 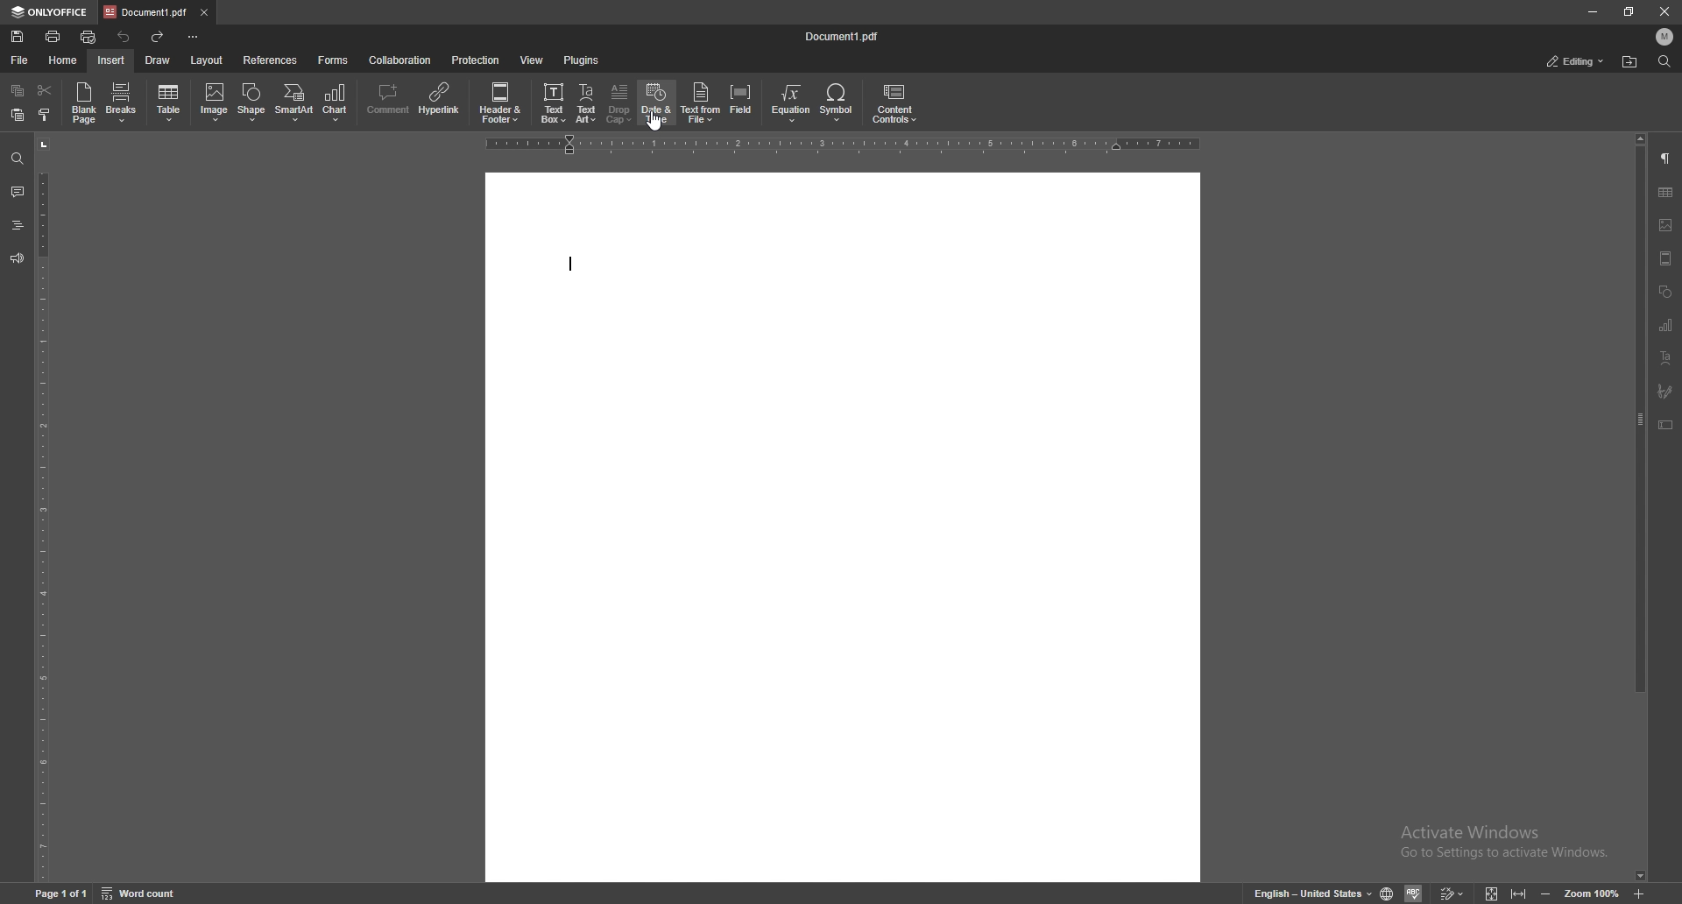 What do you see at coordinates (18, 60) in the screenshot?
I see `file` at bounding box center [18, 60].